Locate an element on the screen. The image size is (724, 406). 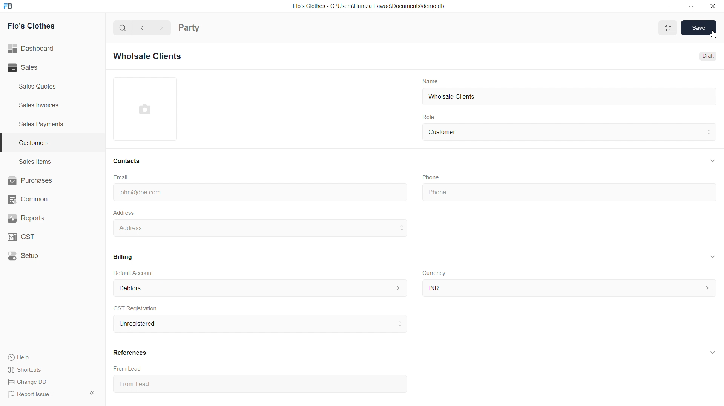
From Lead is located at coordinates (185, 385).